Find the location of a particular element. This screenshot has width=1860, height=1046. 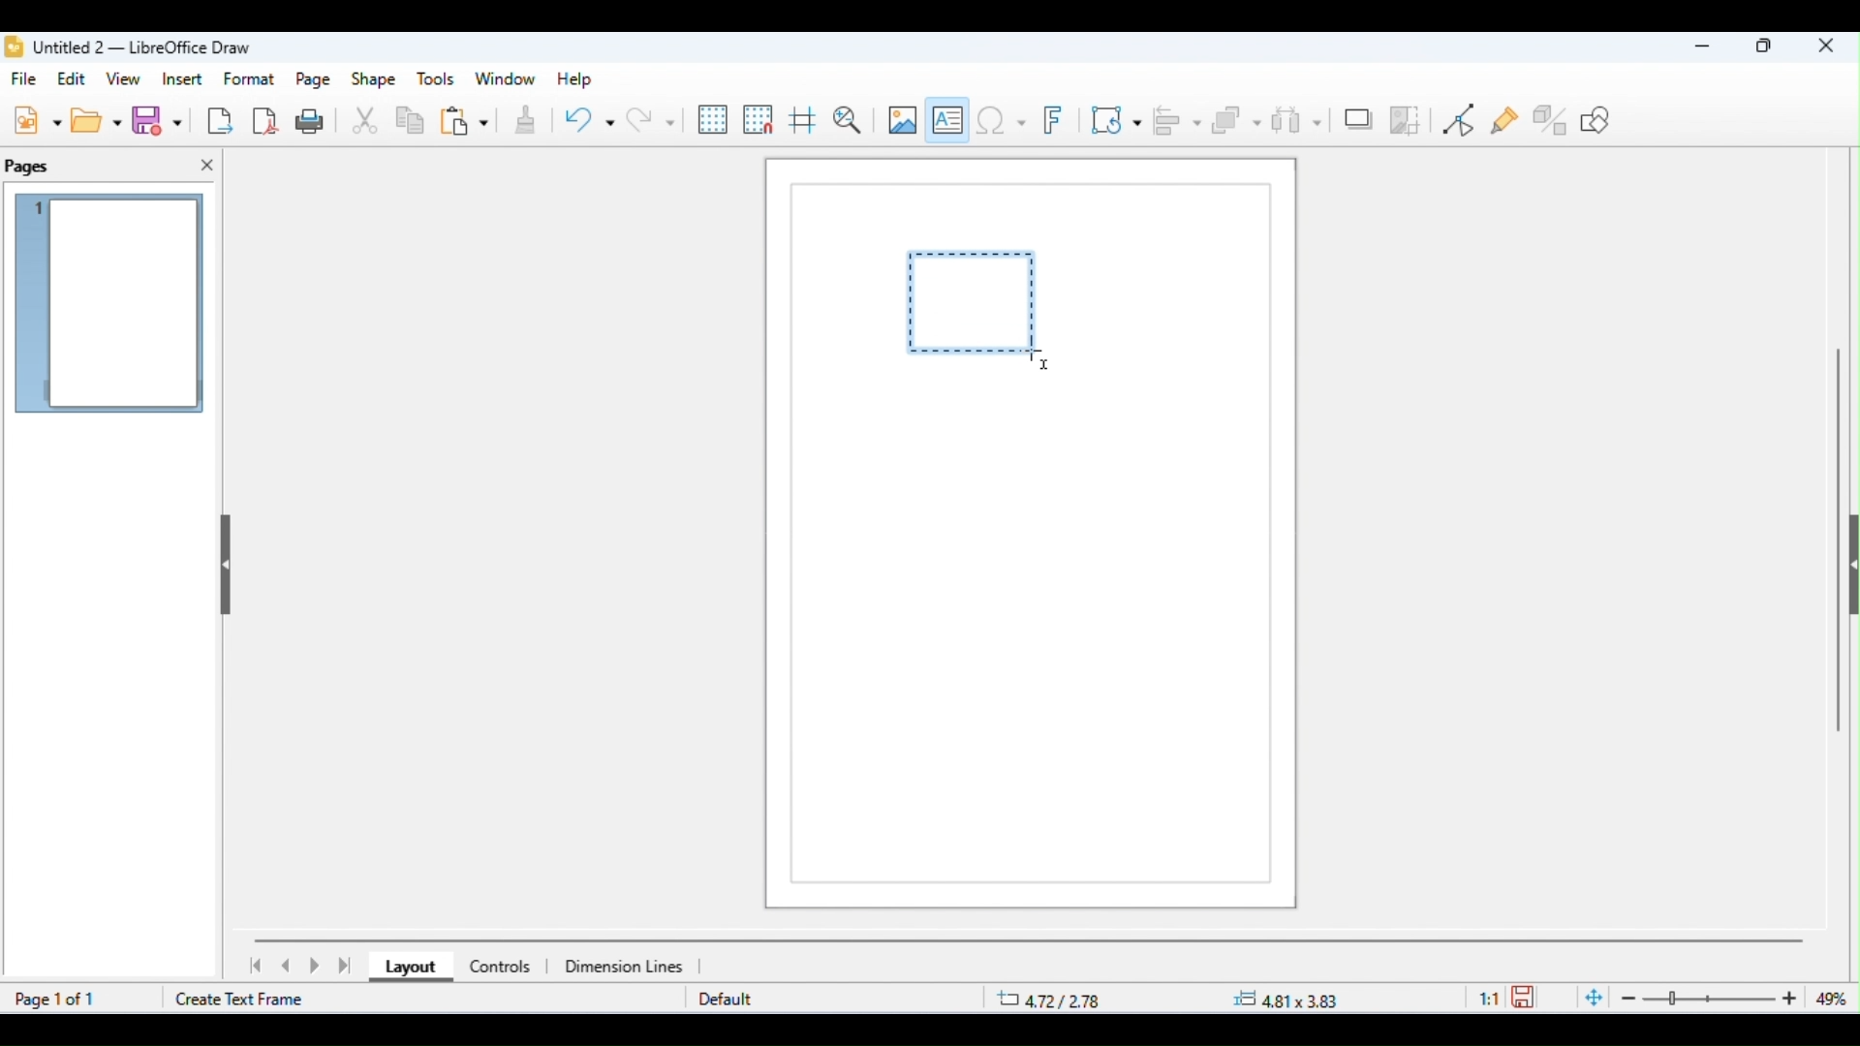

minimize is located at coordinates (1696, 49).